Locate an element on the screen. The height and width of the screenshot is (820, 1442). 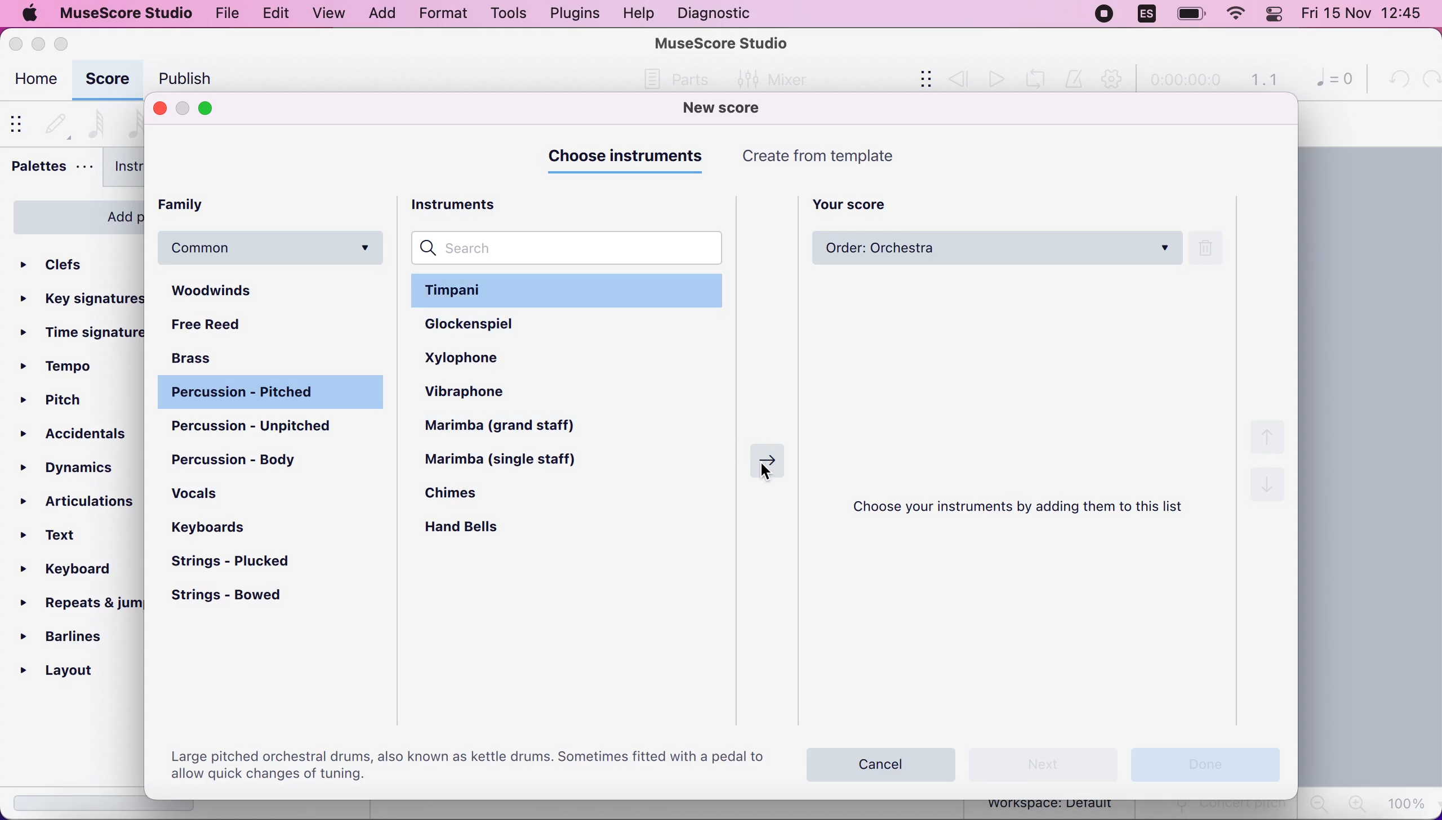
done is located at coordinates (1203, 762).